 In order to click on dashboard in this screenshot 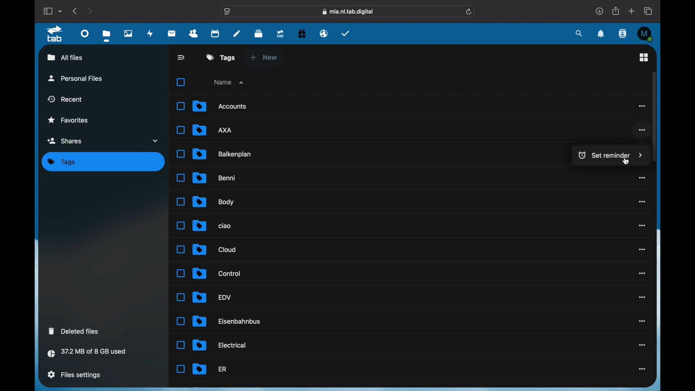, I will do `click(85, 33)`.